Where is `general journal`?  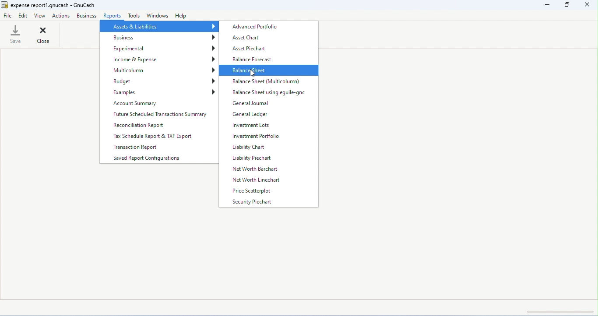
general journal is located at coordinates (251, 104).